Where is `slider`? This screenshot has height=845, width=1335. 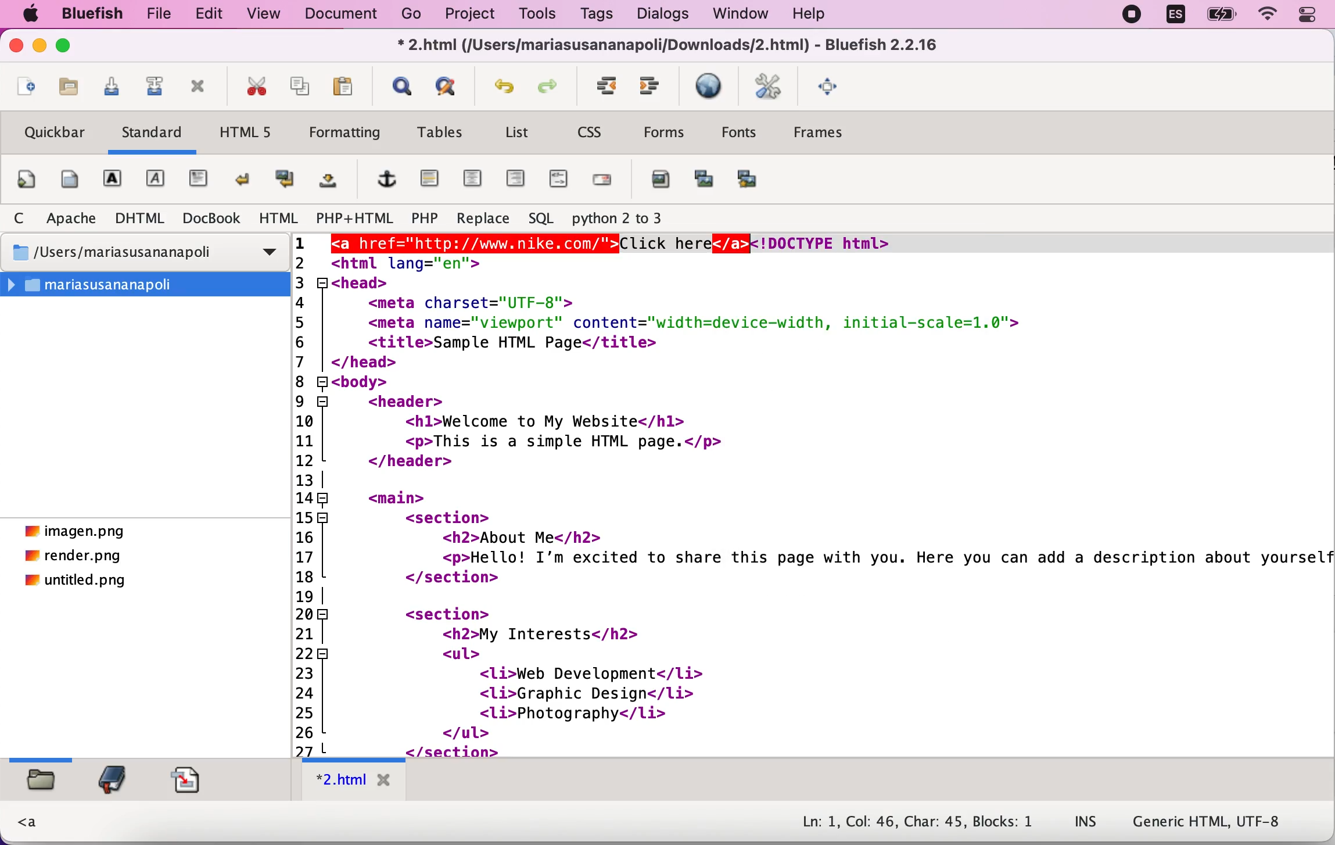
slider is located at coordinates (44, 757).